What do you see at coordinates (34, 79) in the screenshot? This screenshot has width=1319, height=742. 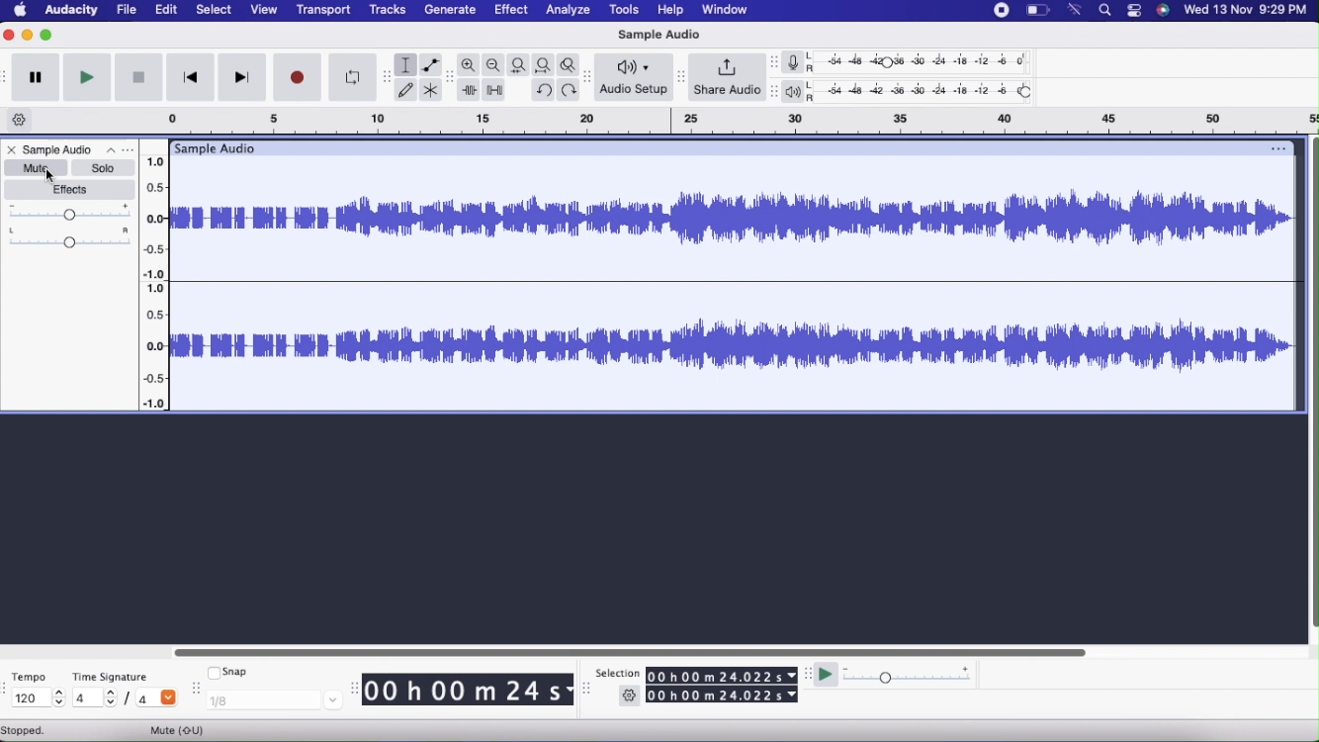 I see `Pause` at bounding box center [34, 79].